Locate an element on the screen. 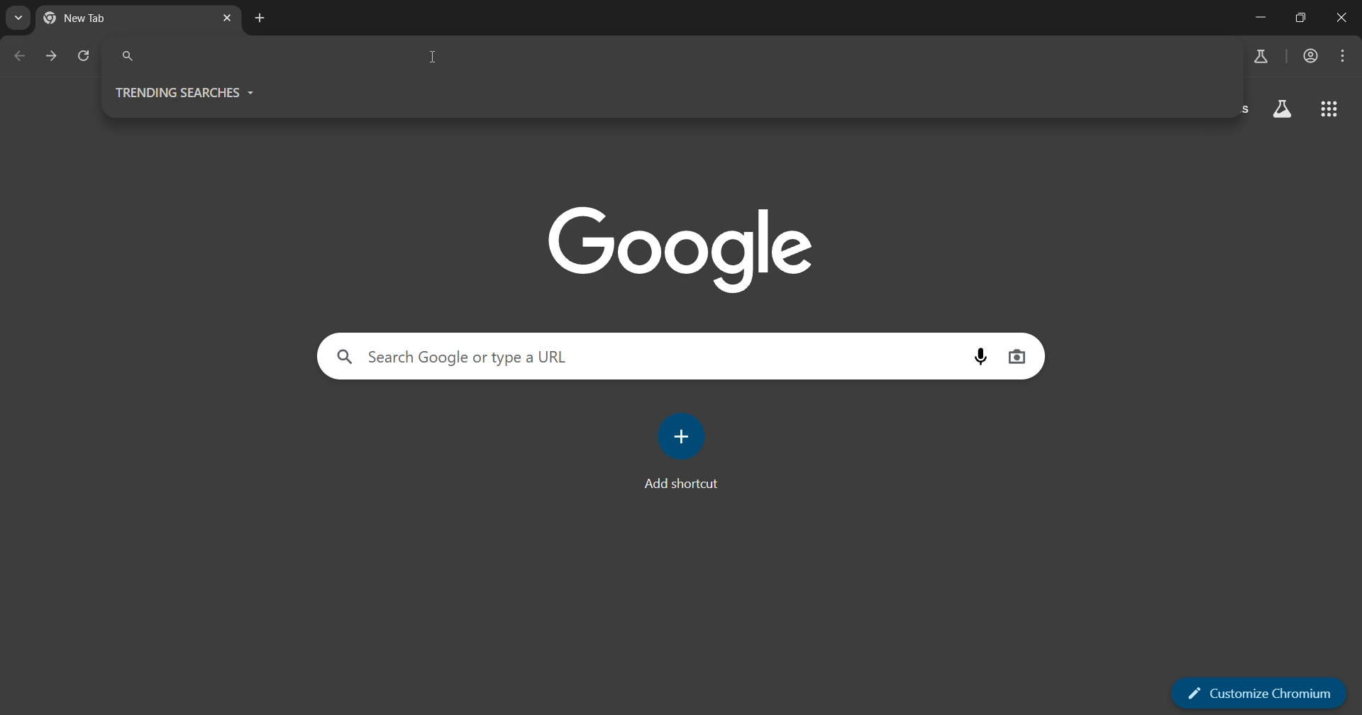  search google or type a URL is located at coordinates (672, 55).